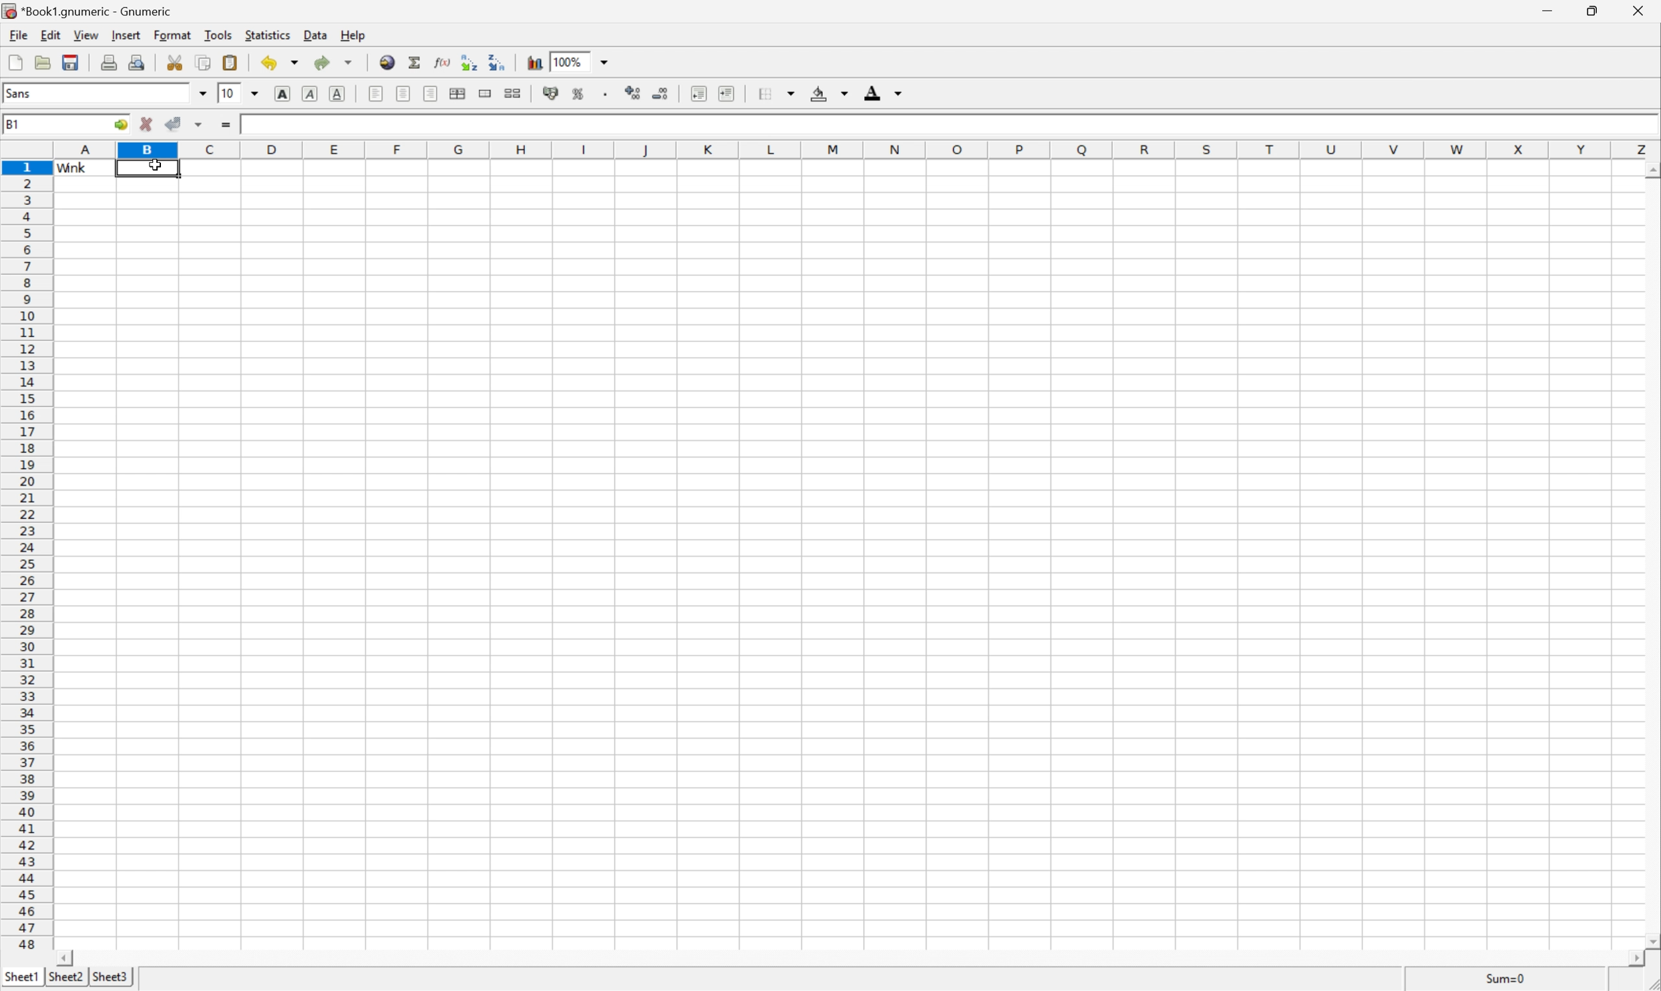  What do you see at coordinates (144, 122) in the screenshot?
I see `cancel changes` at bounding box center [144, 122].